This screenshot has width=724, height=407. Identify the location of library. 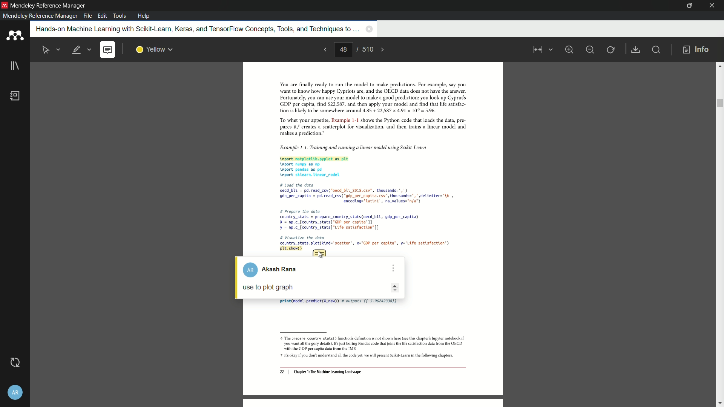
(15, 66).